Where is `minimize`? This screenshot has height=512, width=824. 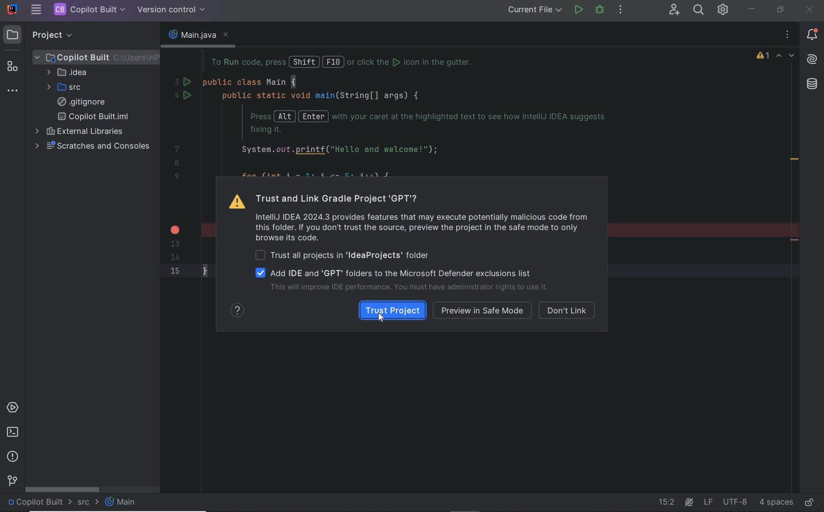
minimize is located at coordinates (753, 9).